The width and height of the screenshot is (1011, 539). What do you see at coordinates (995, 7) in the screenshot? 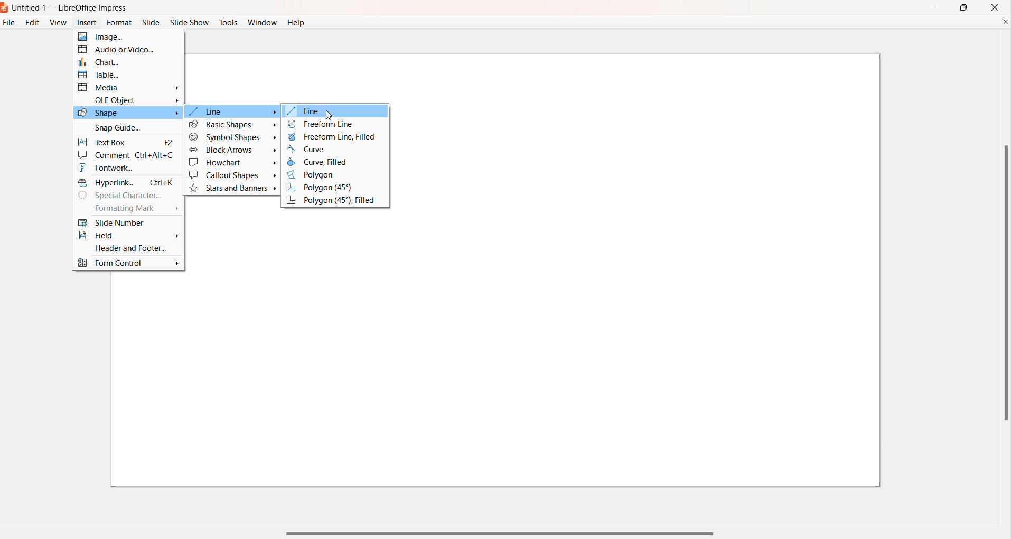
I see `close` at bounding box center [995, 7].